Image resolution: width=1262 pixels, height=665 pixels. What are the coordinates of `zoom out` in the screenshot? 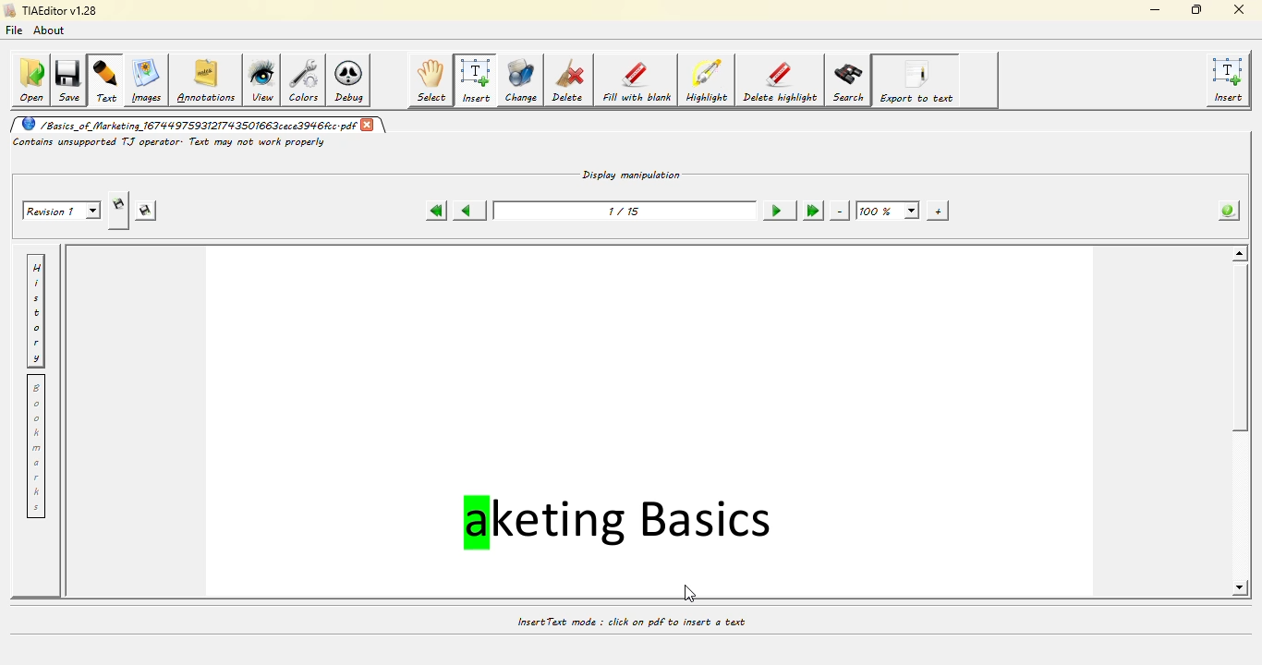 It's located at (840, 211).